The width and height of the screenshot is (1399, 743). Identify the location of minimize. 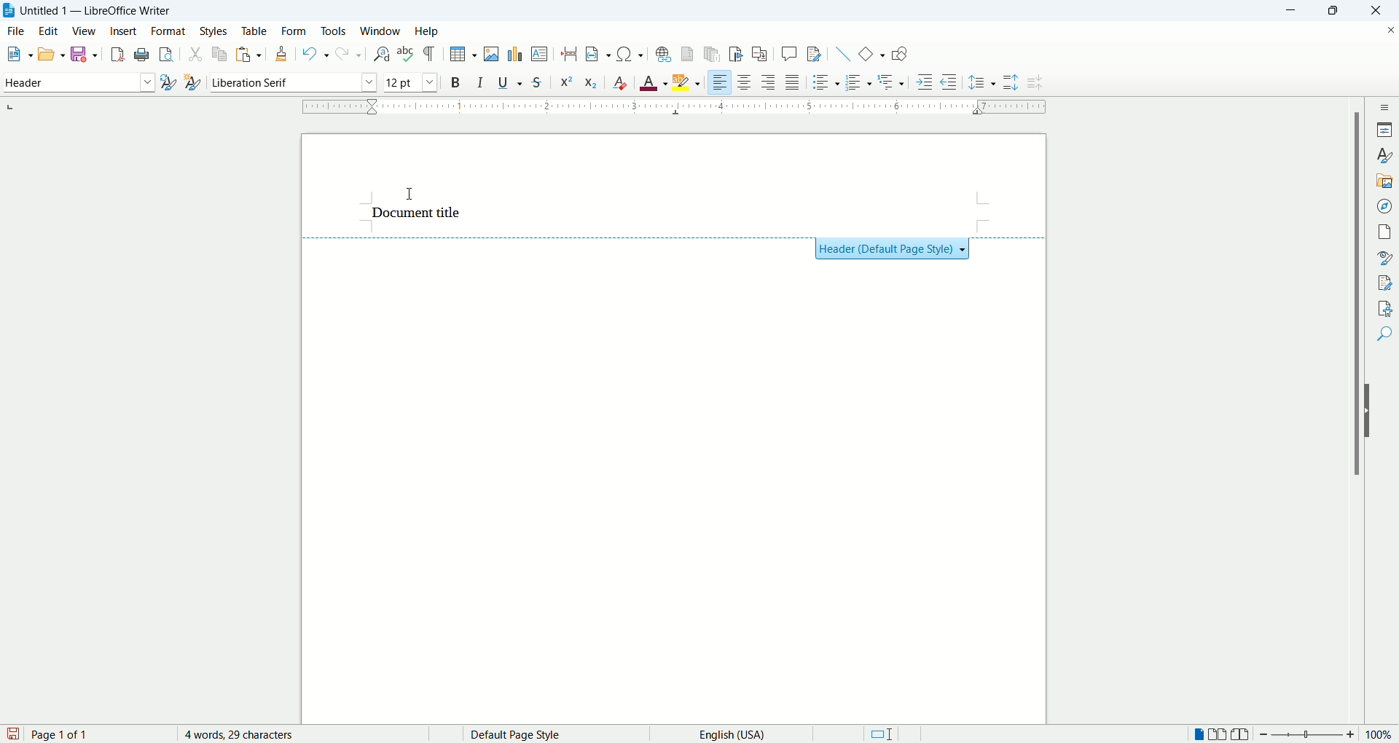
(1296, 10).